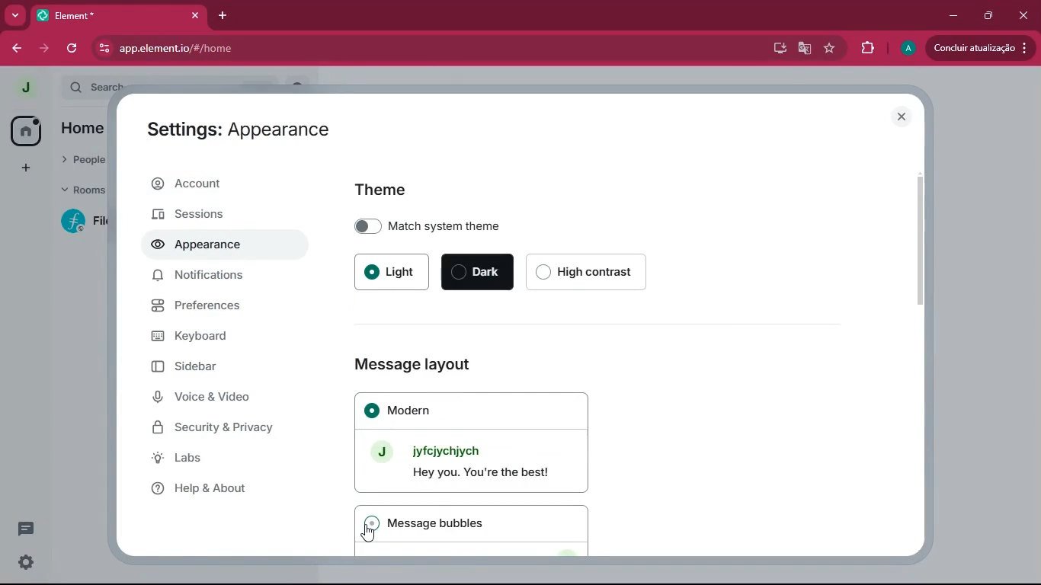 This screenshot has width=1041, height=585. I want to click on scroll bar, so click(918, 235).